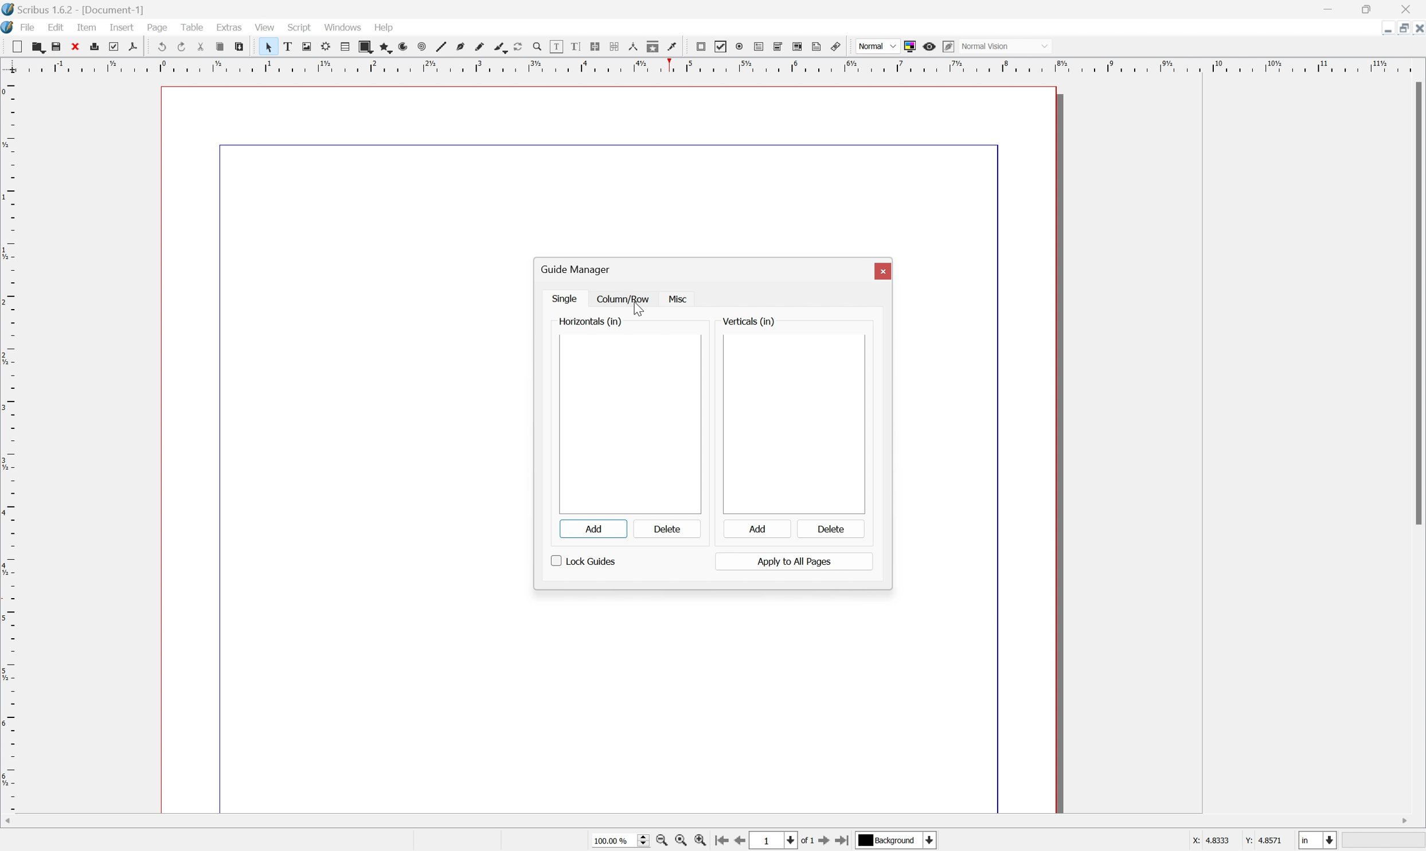 The height and width of the screenshot is (851, 1426). What do you see at coordinates (461, 46) in the screenshot?
I see `bezier curve` at bounding box center [461, 46].